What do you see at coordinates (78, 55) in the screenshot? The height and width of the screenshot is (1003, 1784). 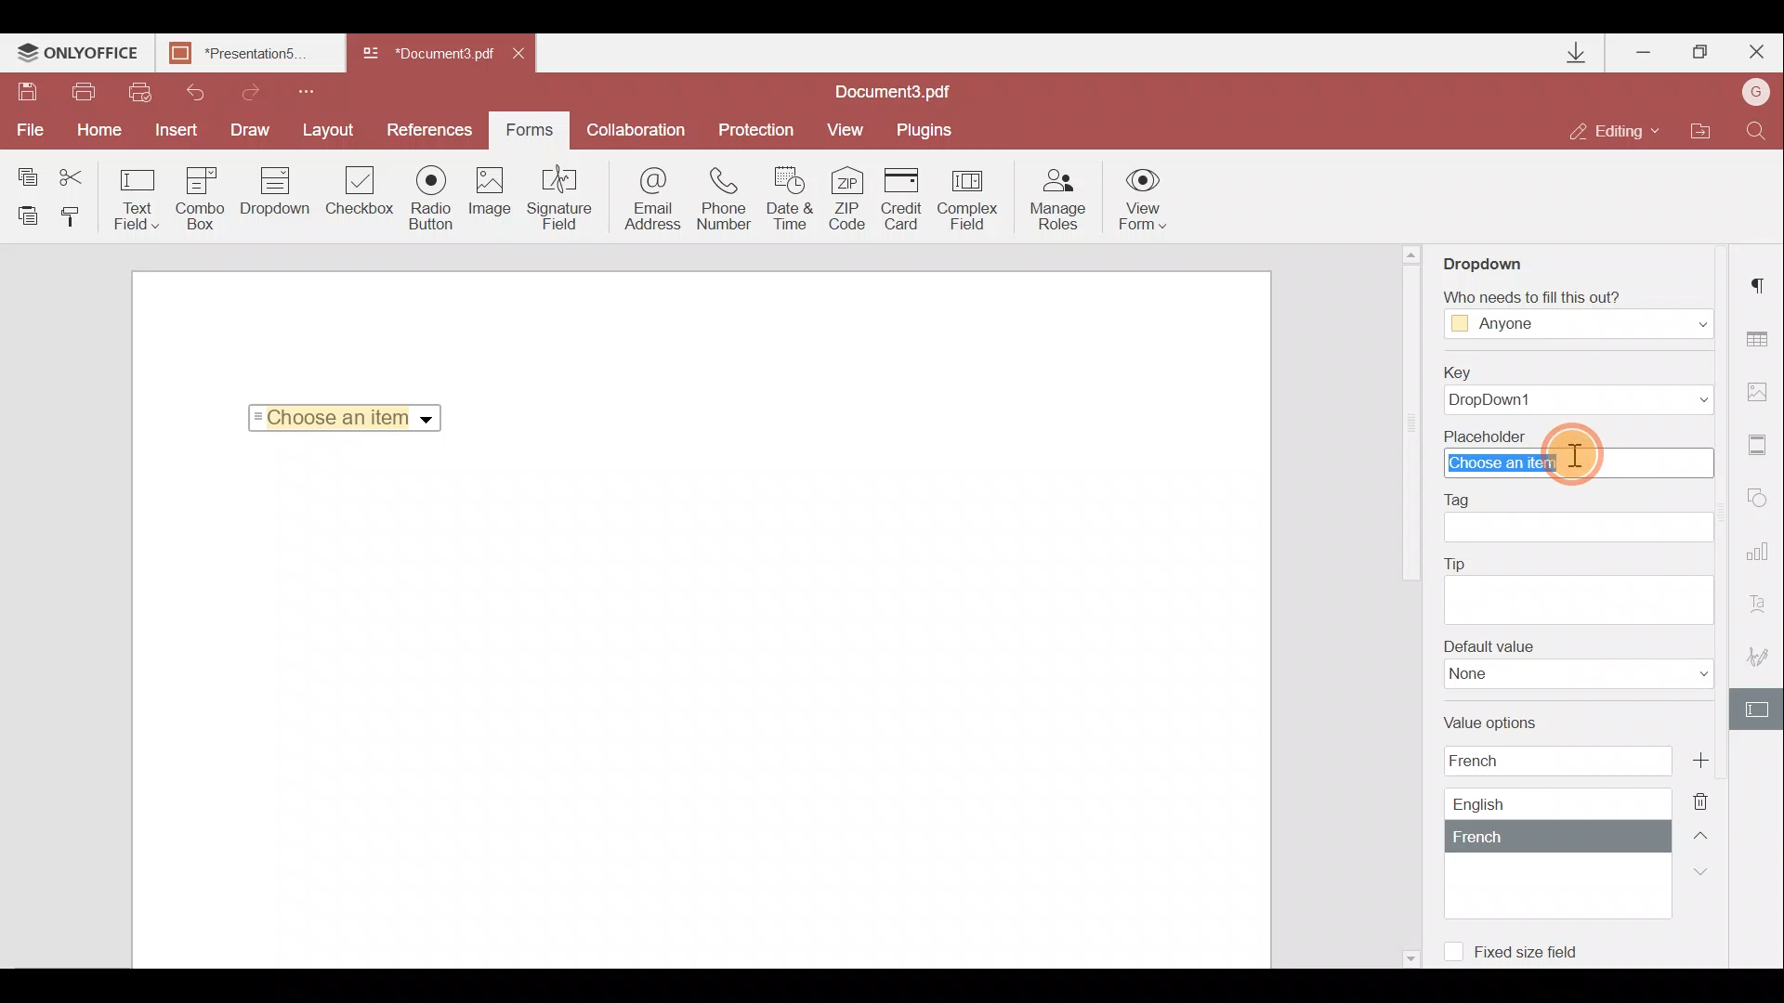 I see `ONLYOFFICE` at bounding box center [78, 55].